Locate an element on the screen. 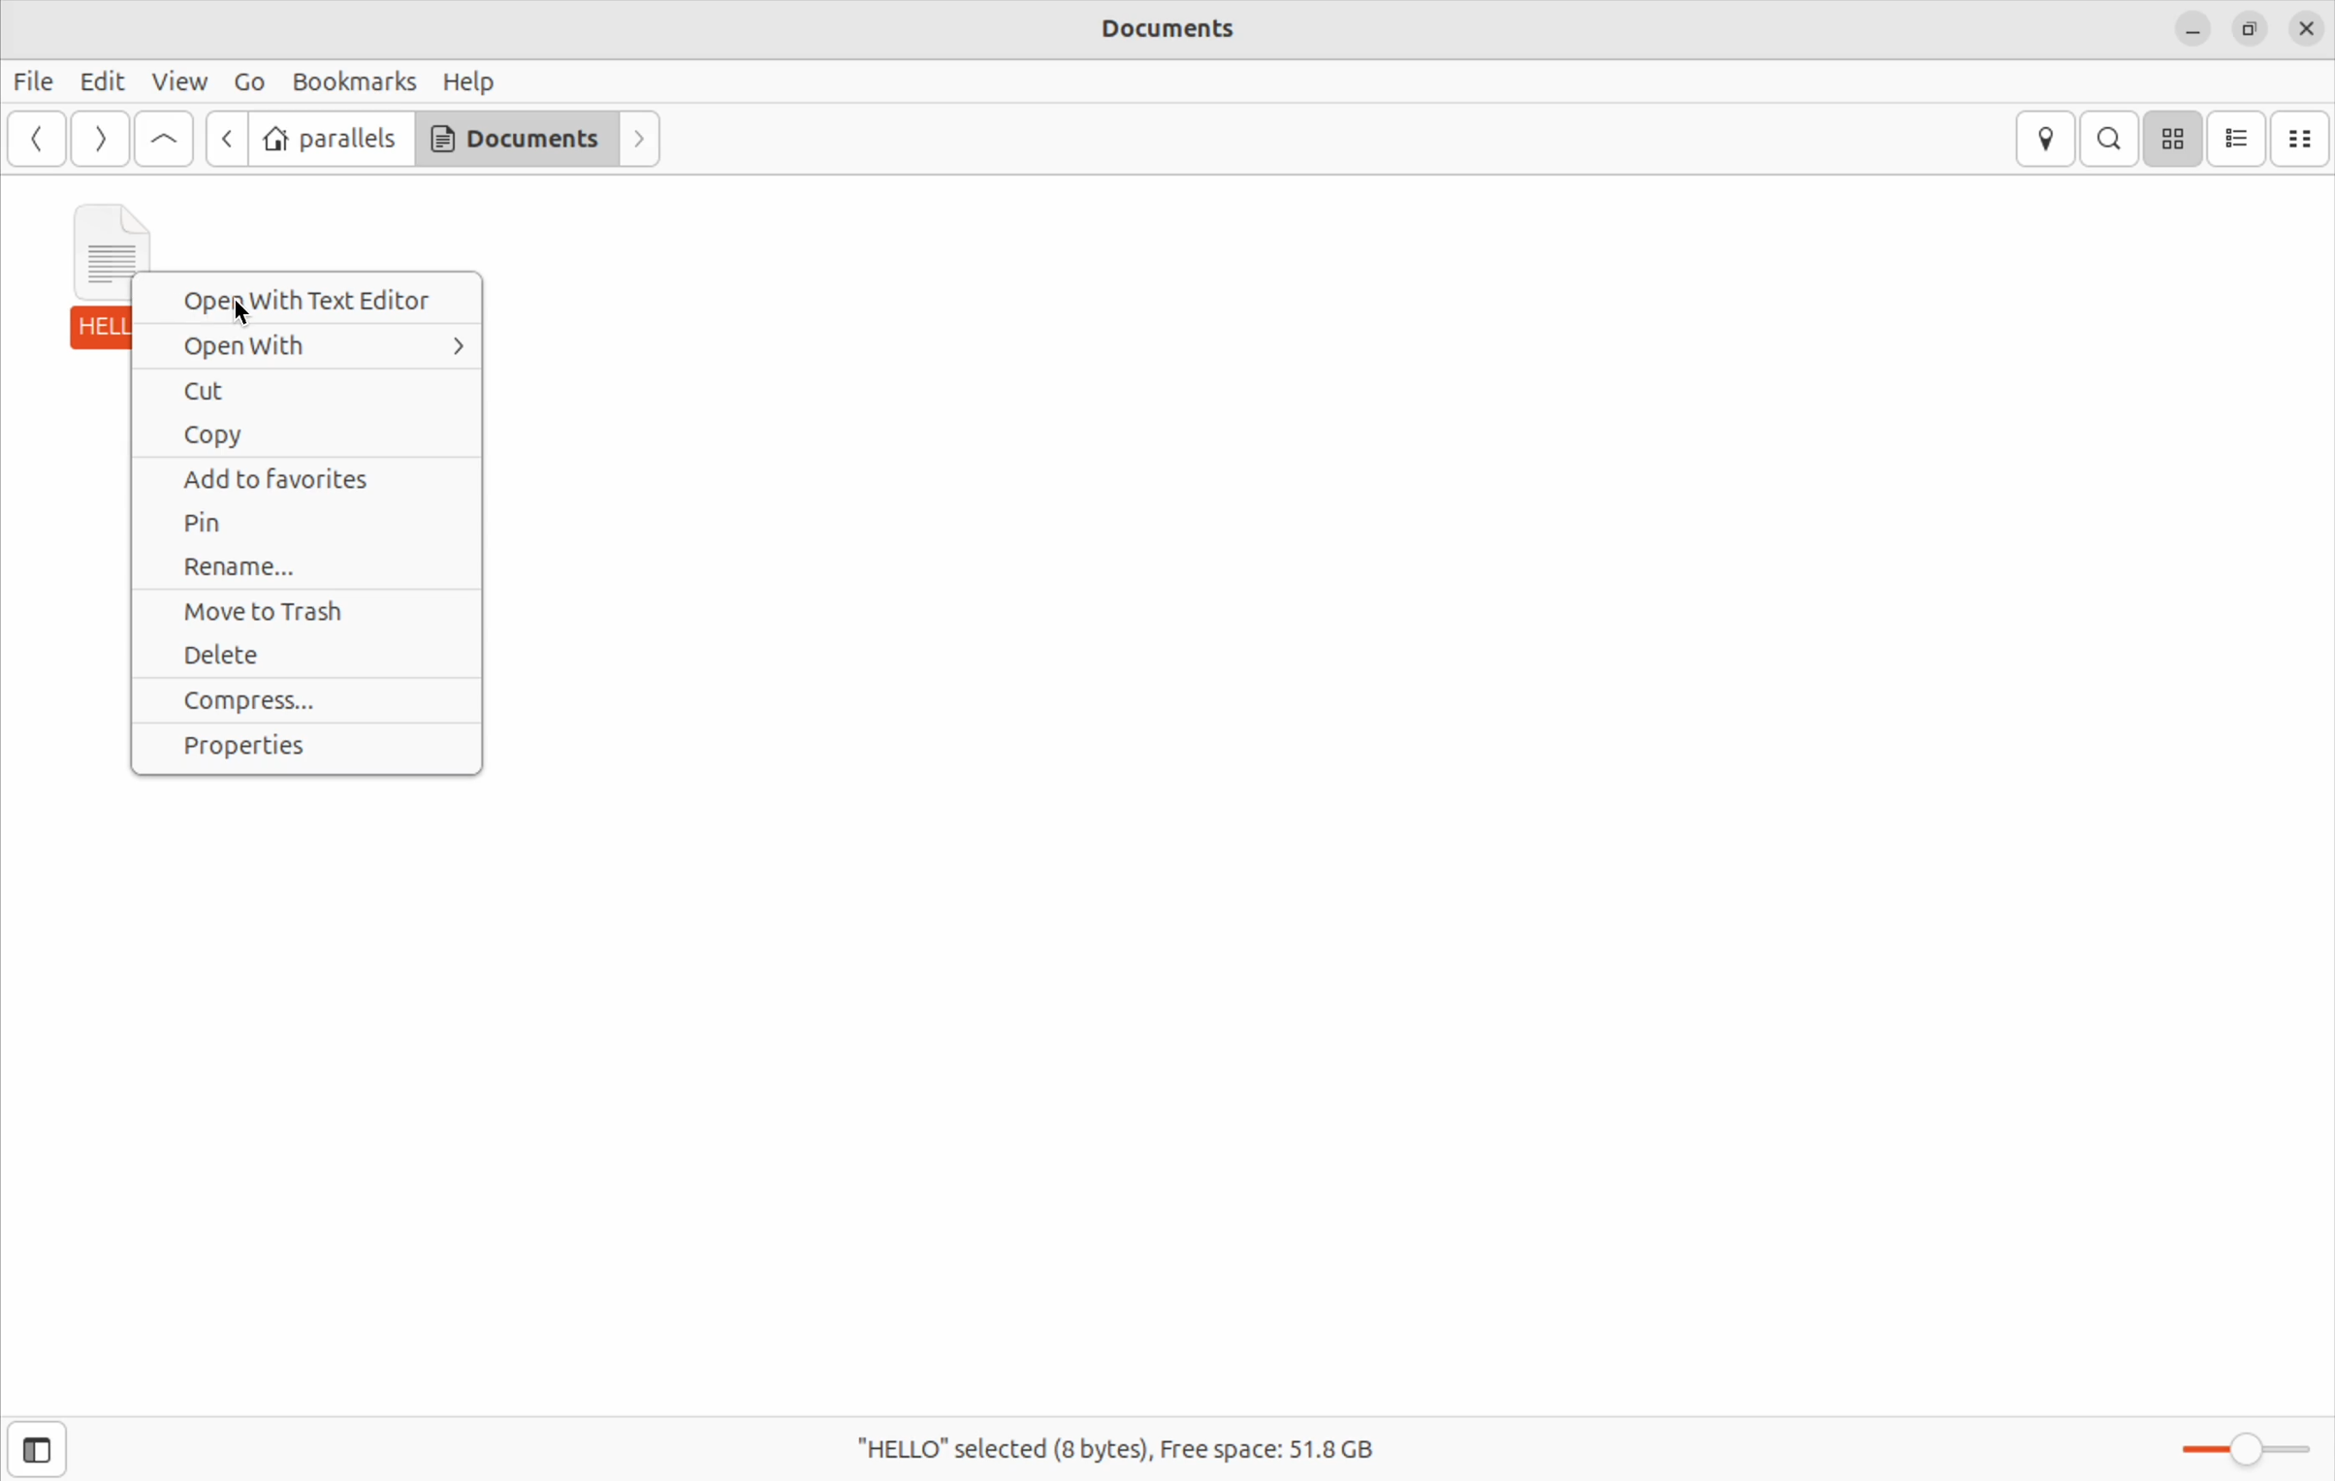 This screenshot has height=1481, width=2335. Properties is located at coordinates (307, 753).